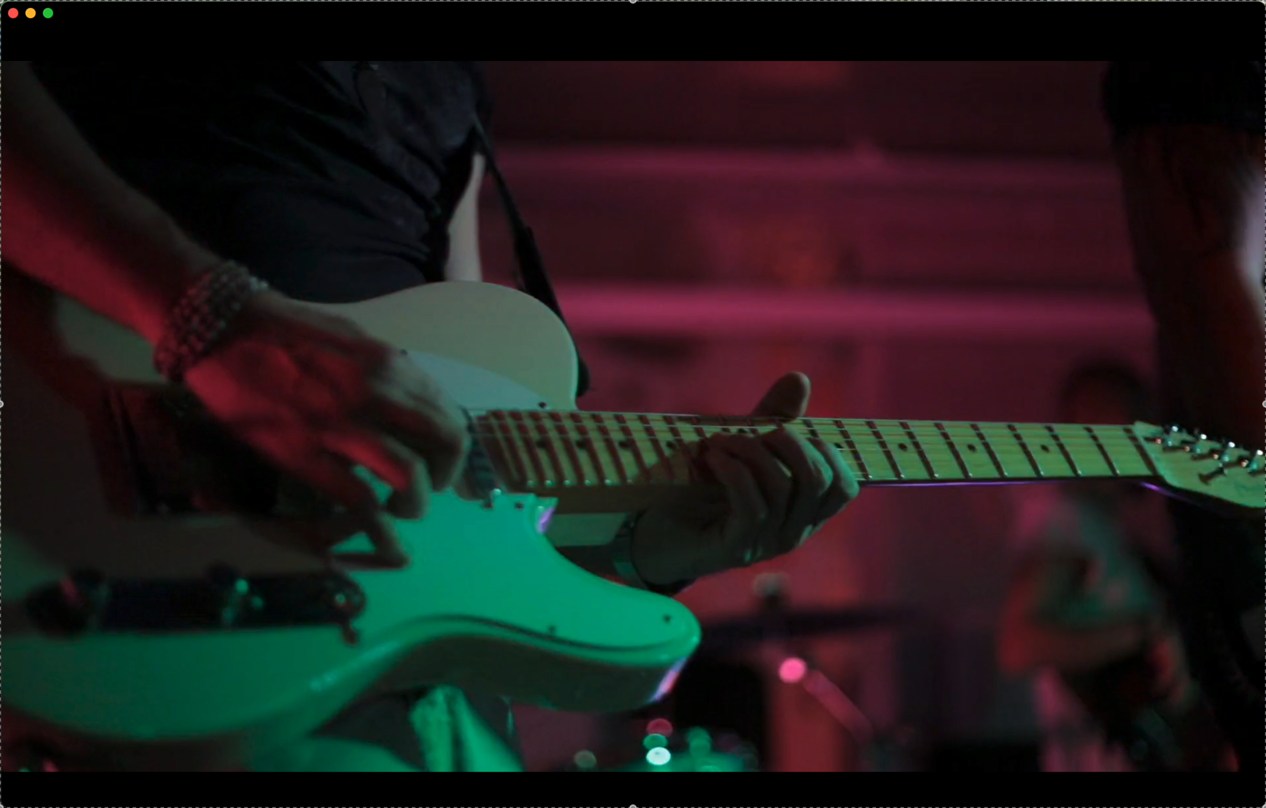 The image size is (1266, 808). Describe the element at coordinates (30, 12) in the screenshot. I see `minimise` at that location.